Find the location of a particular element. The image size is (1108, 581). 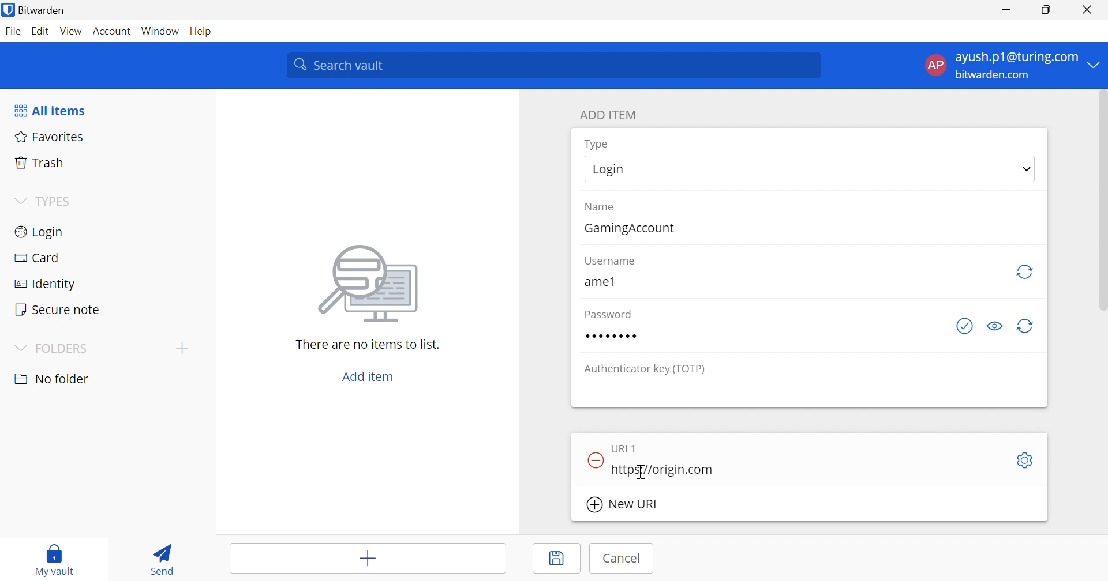

Password is located at coordinates (615, 337).